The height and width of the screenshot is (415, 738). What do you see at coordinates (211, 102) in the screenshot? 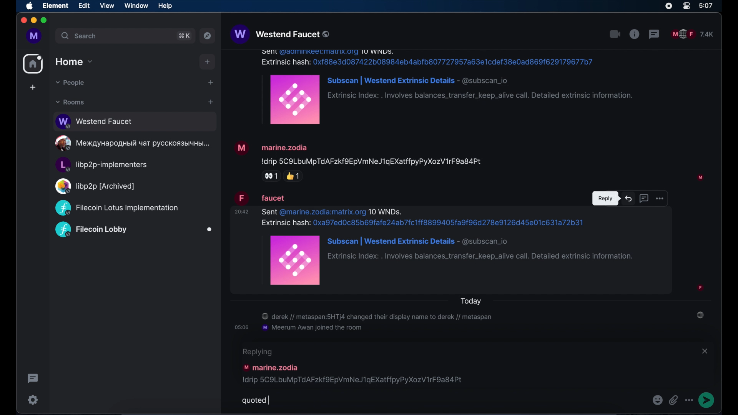
I see `add room` at bounding box center [211, 102].